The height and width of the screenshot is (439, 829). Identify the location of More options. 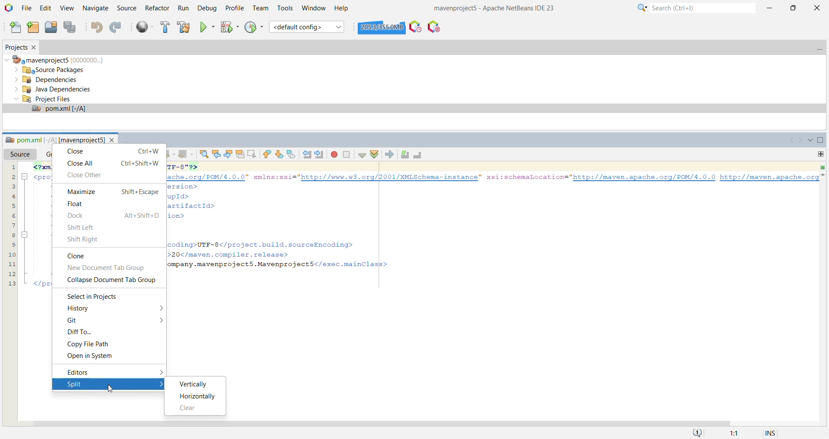
(157, 308).